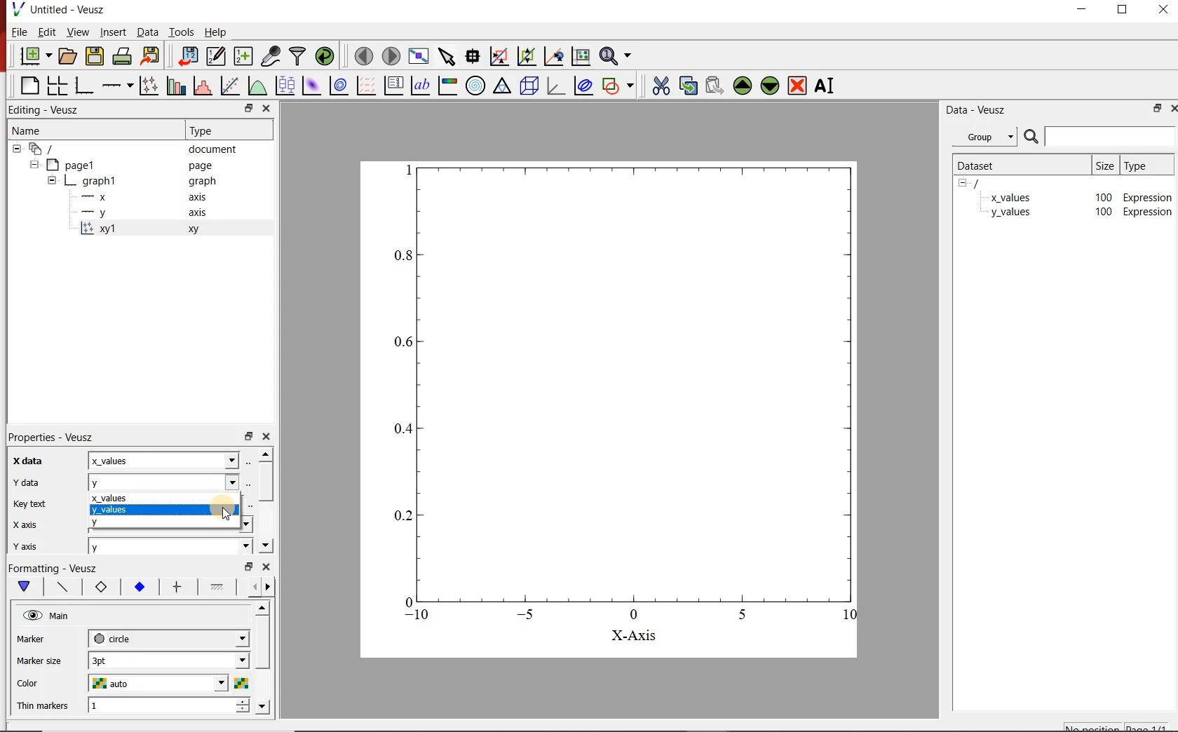 The image size is (1178, 732). What do you see at coordinates (48, 616) in the screenshot?
I see `hide main` at bounding box center [48, 616].